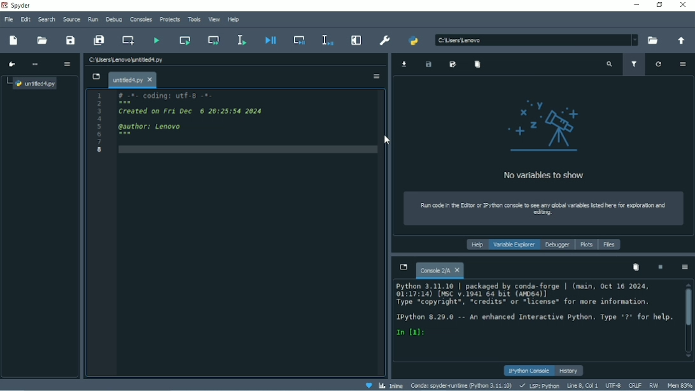  What do you see at coordinates (299, 40) in the screenshot?
I see `Debug cell` at bounding box center [299, 40].